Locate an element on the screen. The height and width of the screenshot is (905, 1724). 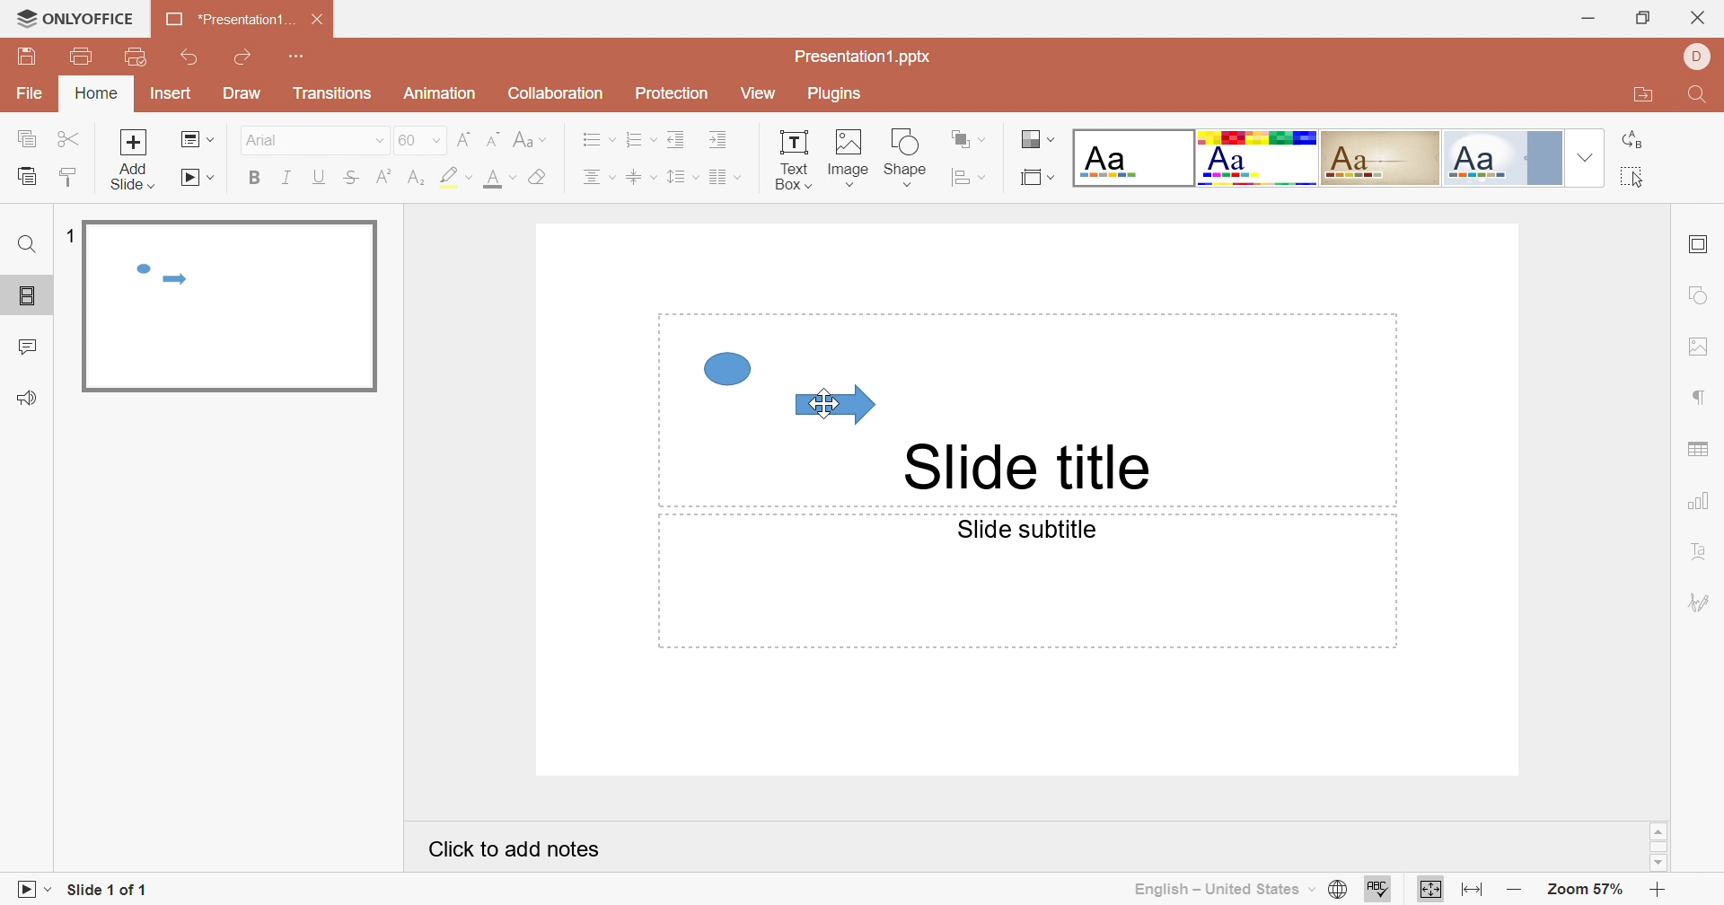
Undo is located at coordinates (190, 60).